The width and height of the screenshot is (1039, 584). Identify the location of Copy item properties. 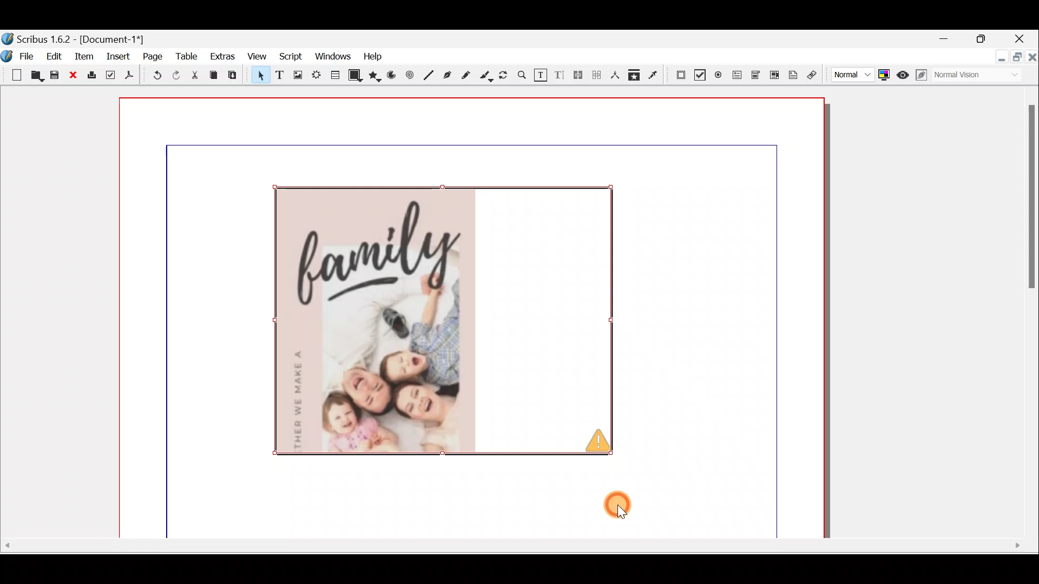
(634, 75).